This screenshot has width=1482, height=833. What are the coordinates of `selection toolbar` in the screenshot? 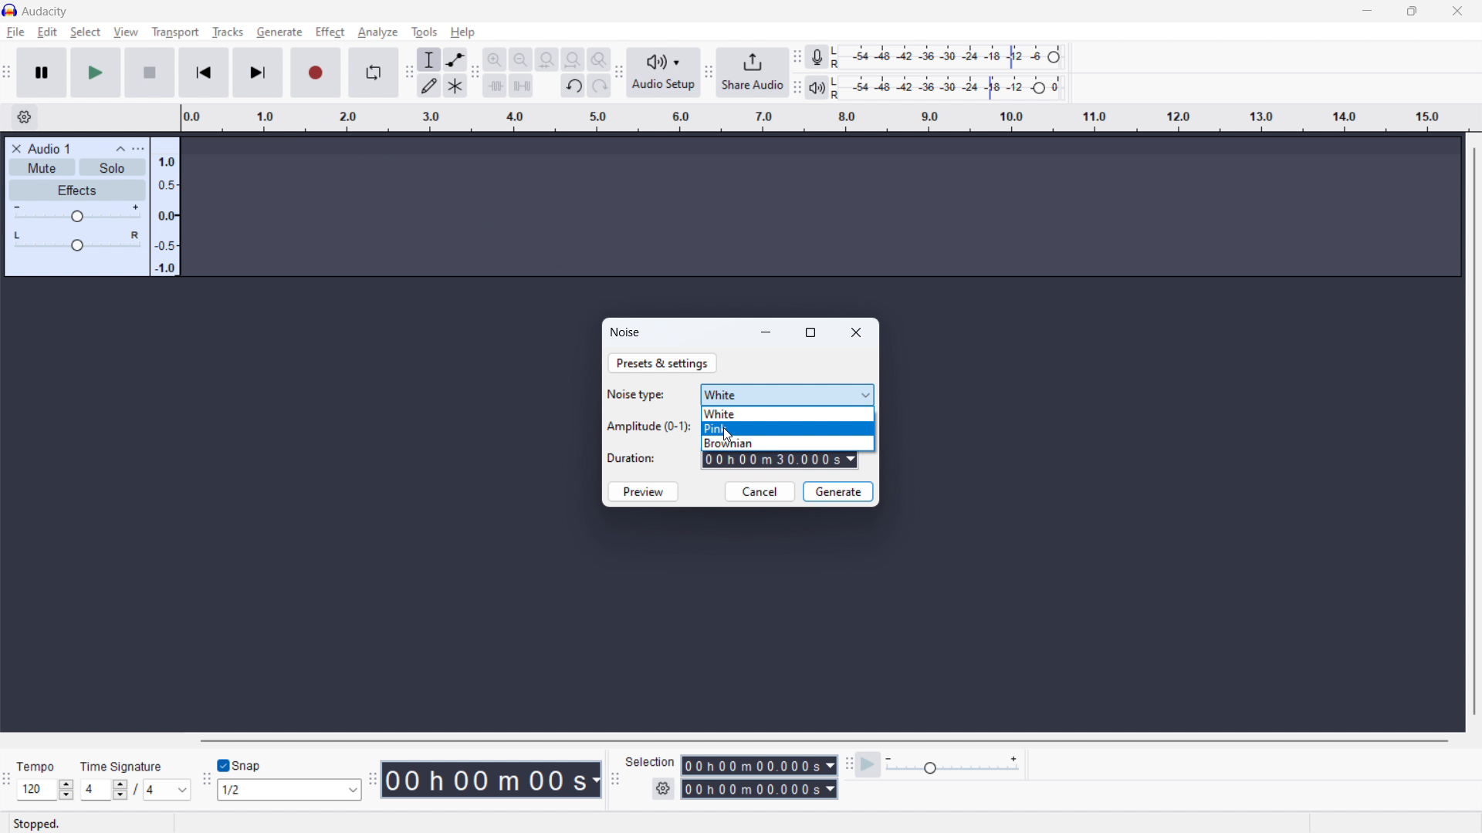 It's located at (614, 780).